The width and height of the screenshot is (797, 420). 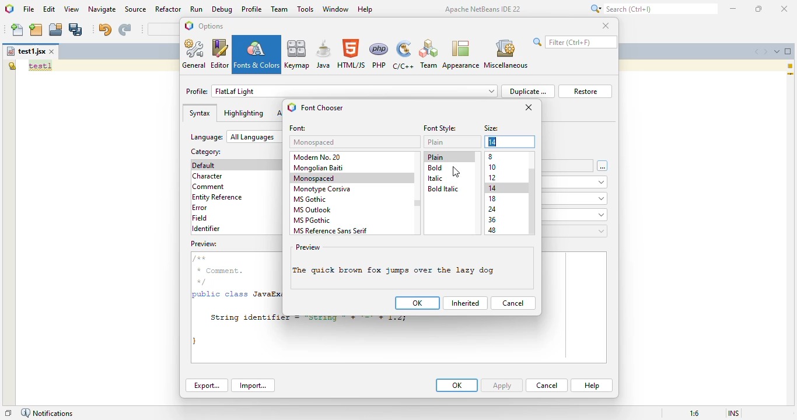 What do you see at coordinates (311, 199) in the screenshot?
I see `MS gothic` at bounding box center [311, 199].